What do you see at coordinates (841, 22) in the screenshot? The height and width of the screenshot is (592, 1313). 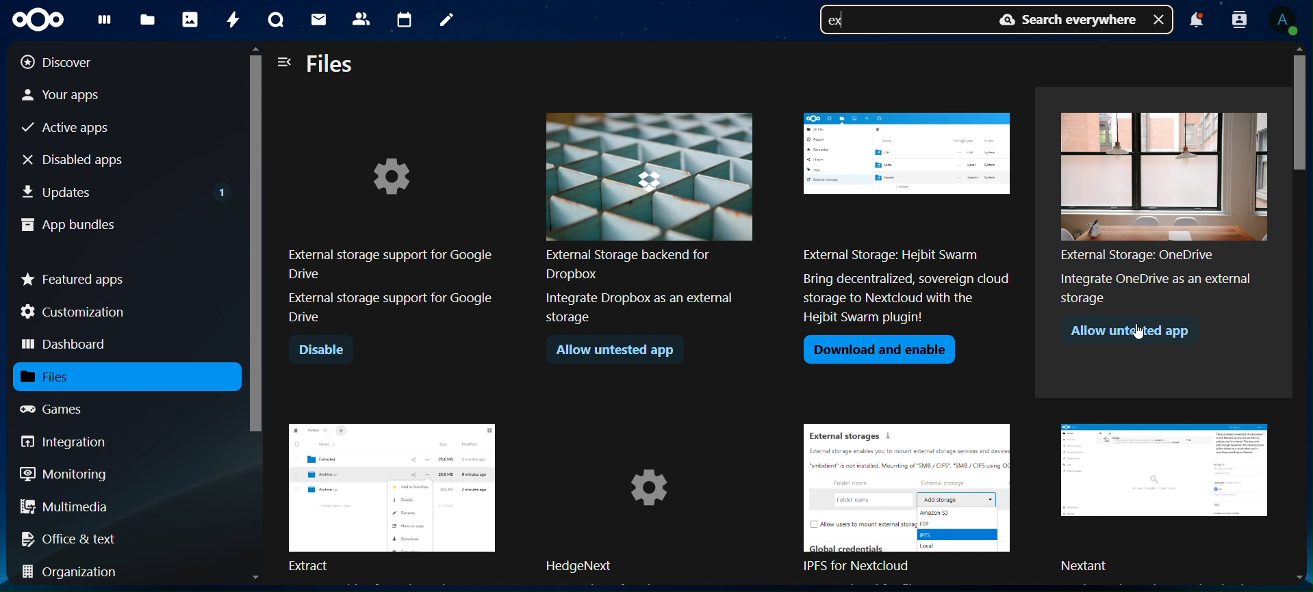 I see `ex` at bounding box center [841, 22].